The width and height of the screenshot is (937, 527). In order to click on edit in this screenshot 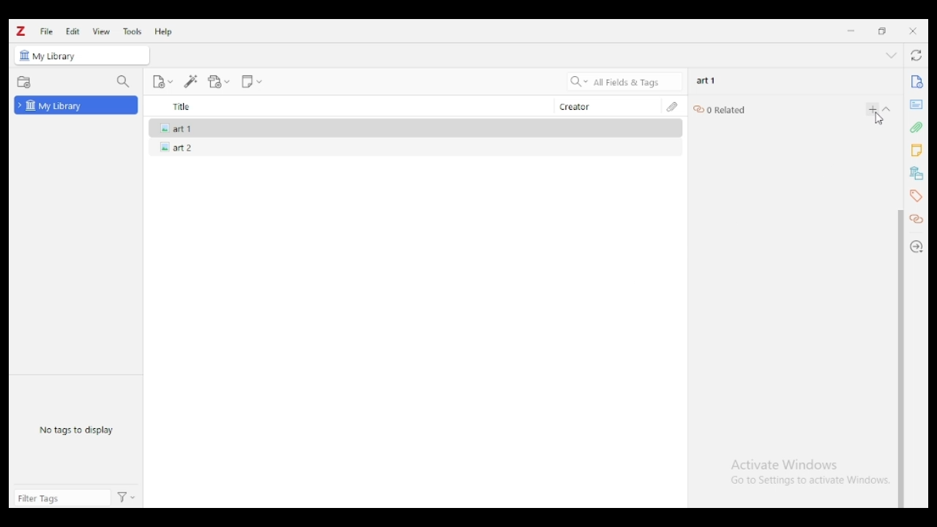, I will do `click(72, 31)`.